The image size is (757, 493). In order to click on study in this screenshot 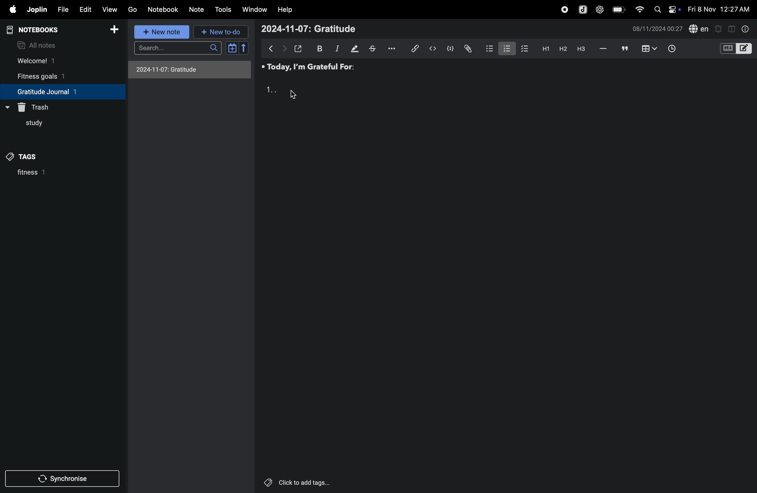, I will do `click(30, 125)`.